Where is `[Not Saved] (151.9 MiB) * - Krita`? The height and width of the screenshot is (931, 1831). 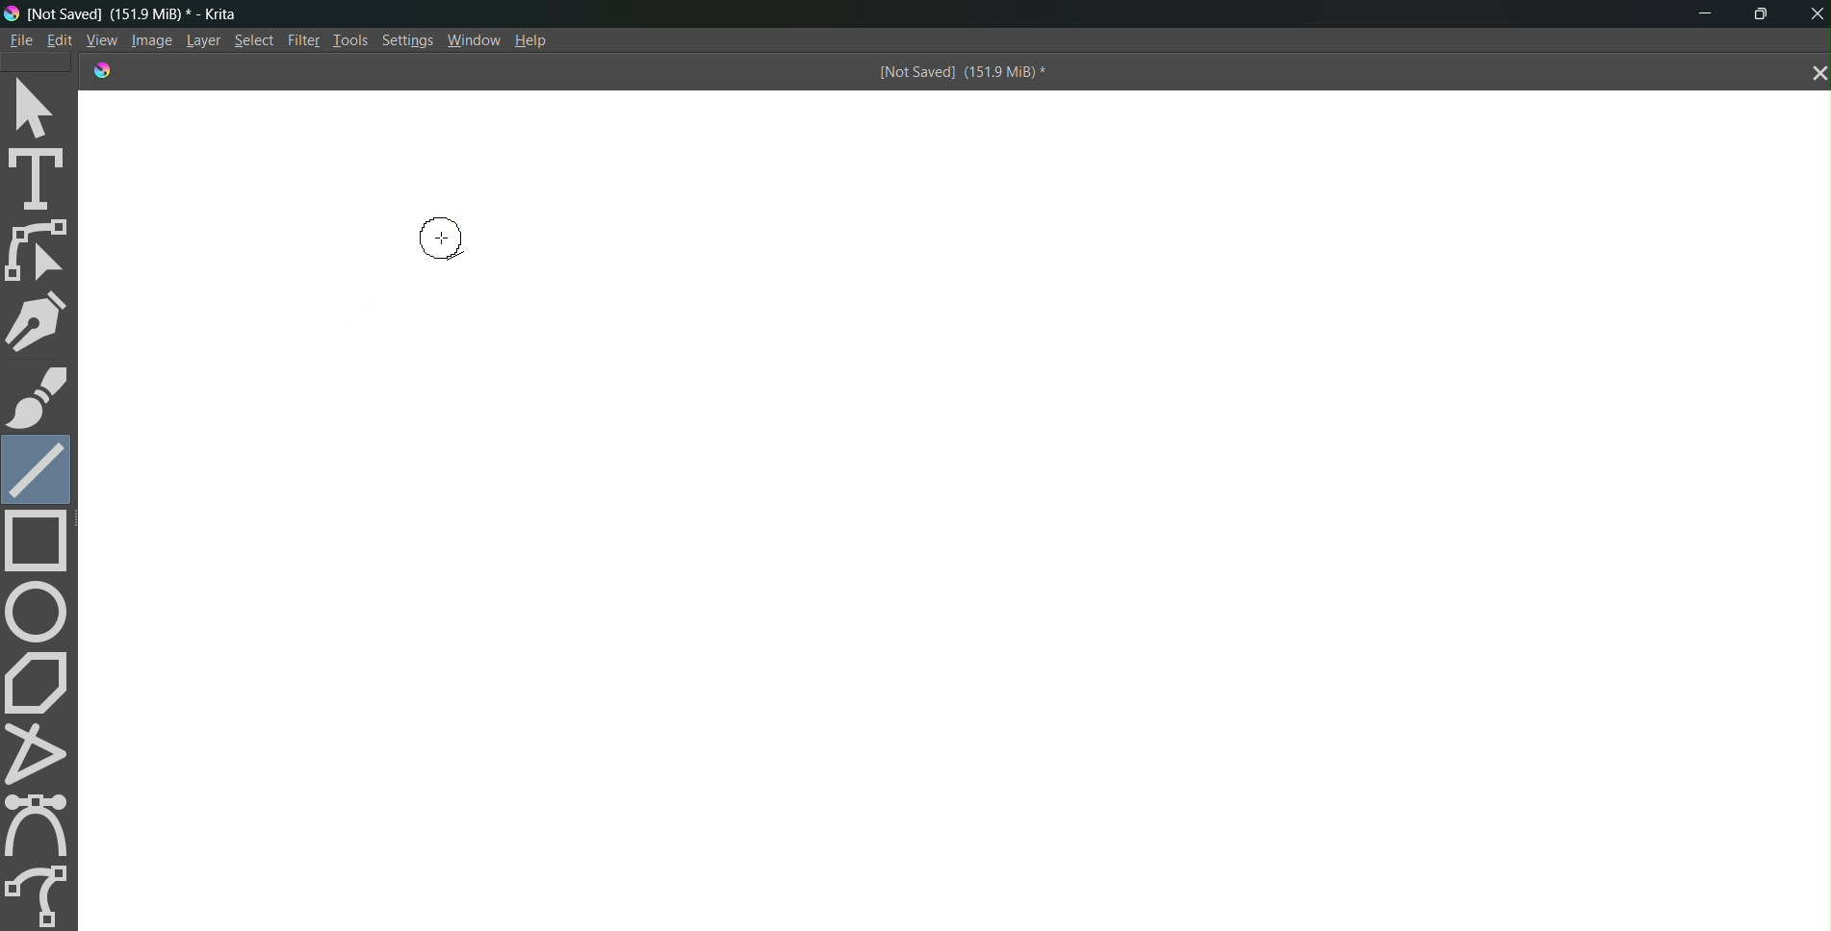
[Not Saved] (151.9 MiB) * - Krita is located at coordinates (145, 13).